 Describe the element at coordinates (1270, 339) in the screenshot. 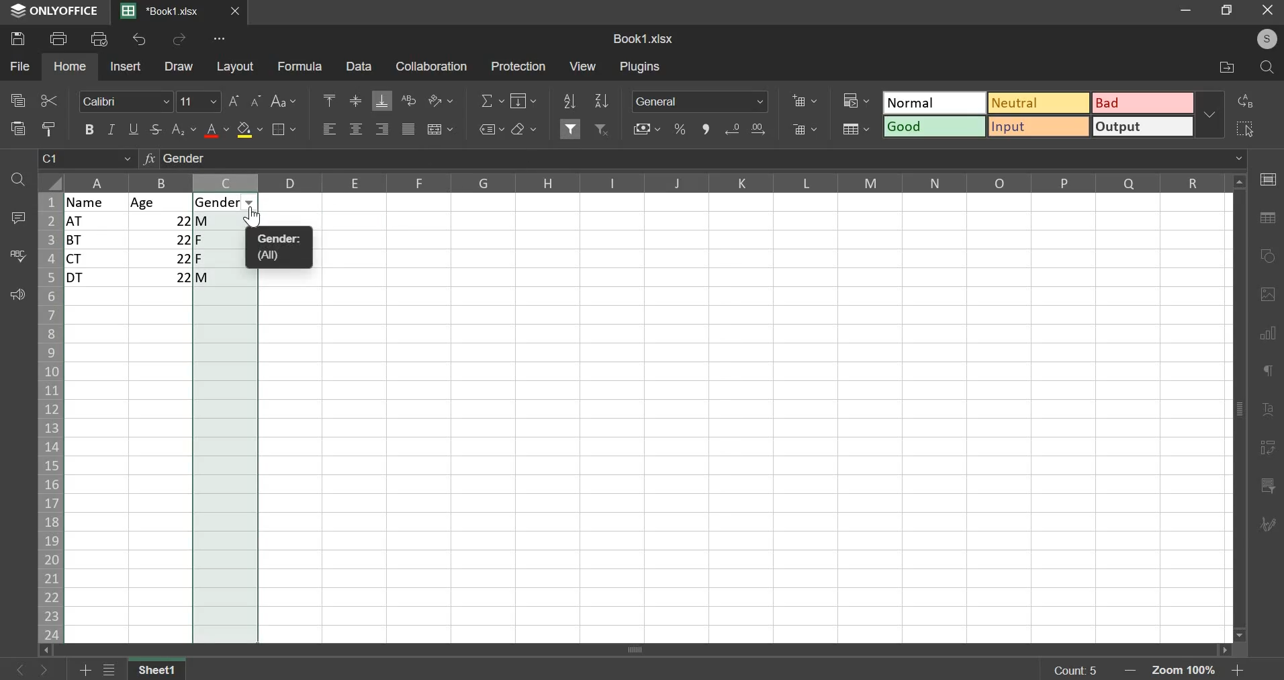

I see `chart` at that location.